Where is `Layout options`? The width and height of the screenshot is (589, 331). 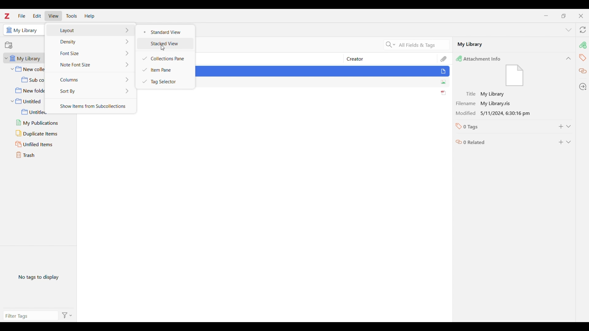
Layout options is located at coordinates (90, 30).